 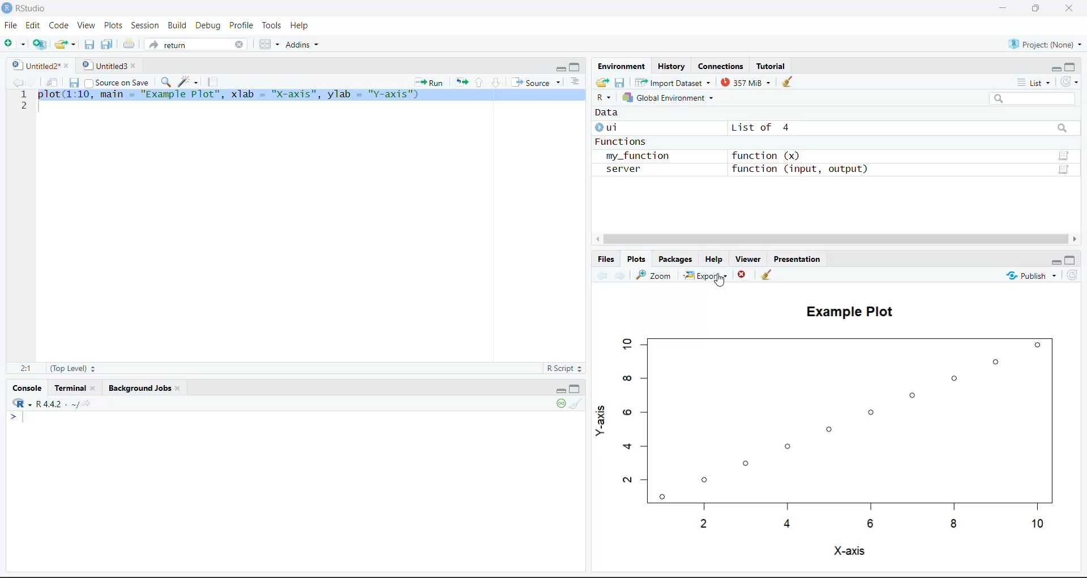 What do you see at coordinates (64, 45) in the screenshot?
I see `Open an existing file (Ctrl + O)` at bounding box center [64, 45].